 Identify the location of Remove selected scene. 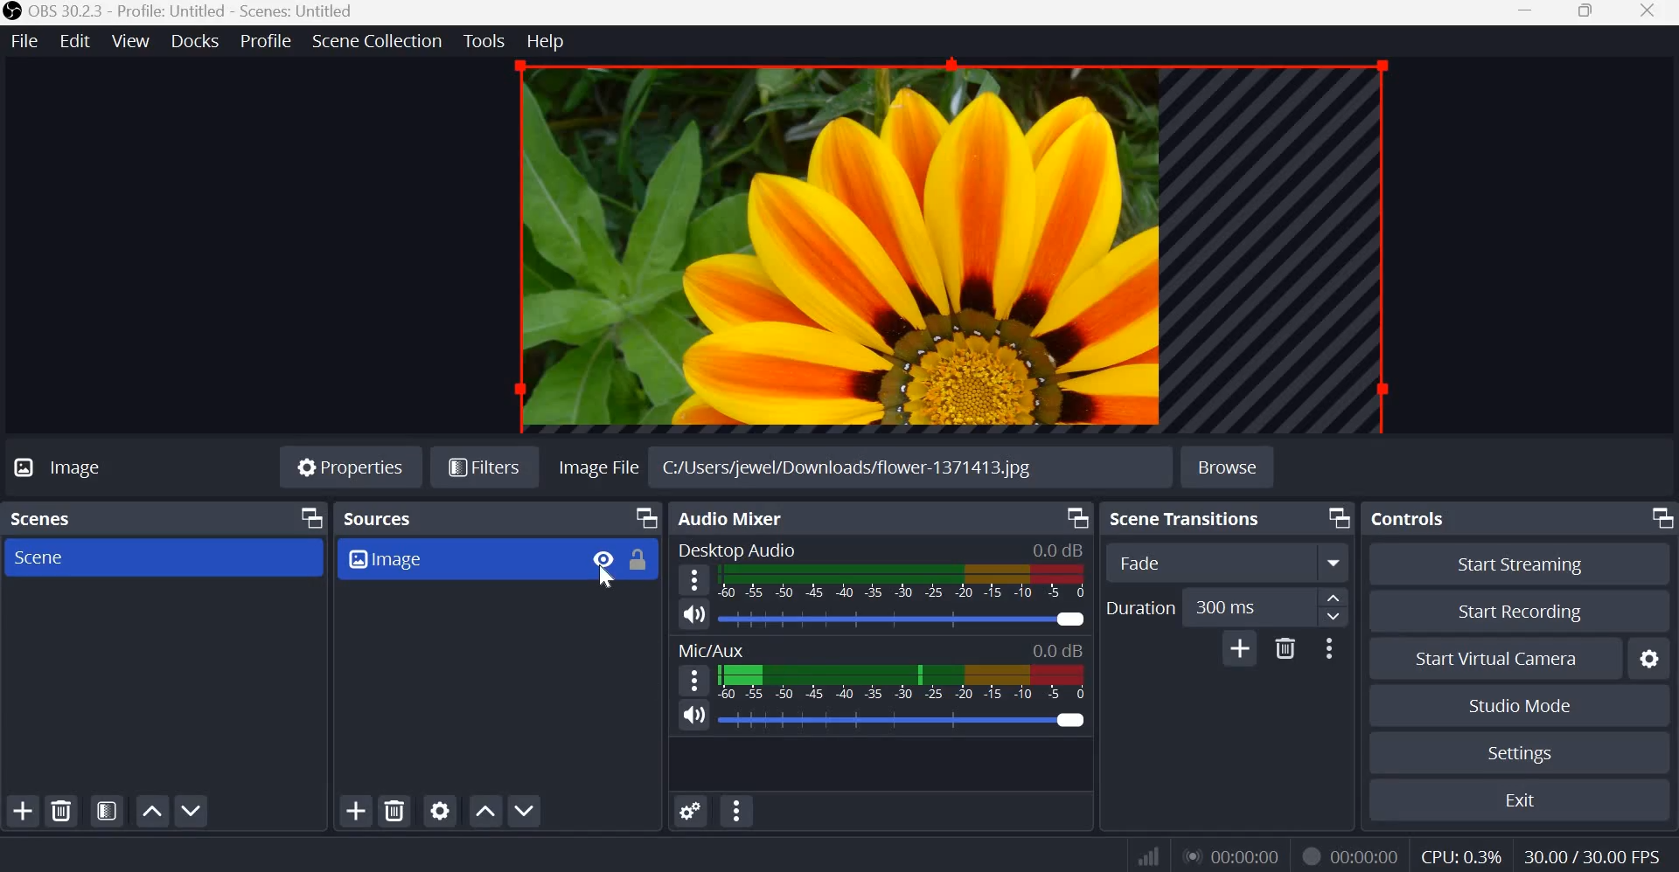
(63, 810).